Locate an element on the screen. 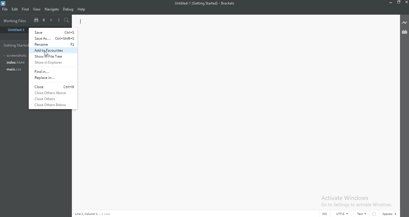 The image size is (409, 217). Line code data is located at coordinates (93, 214).